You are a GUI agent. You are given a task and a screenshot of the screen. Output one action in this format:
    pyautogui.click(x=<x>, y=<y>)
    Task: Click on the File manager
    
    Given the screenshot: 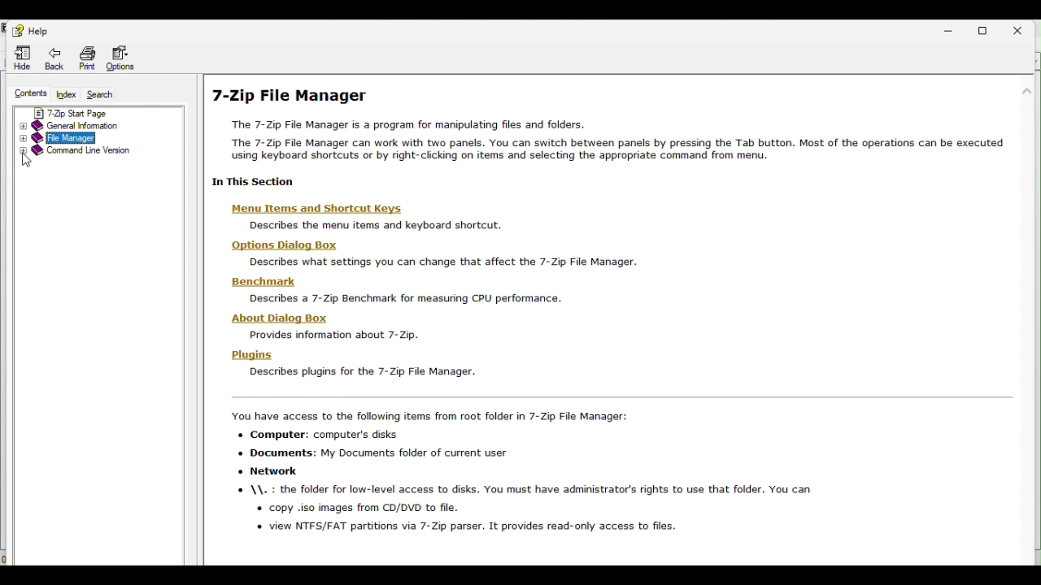 What is the action you would take?
    pyautogui.click(x=72, y=140)
    